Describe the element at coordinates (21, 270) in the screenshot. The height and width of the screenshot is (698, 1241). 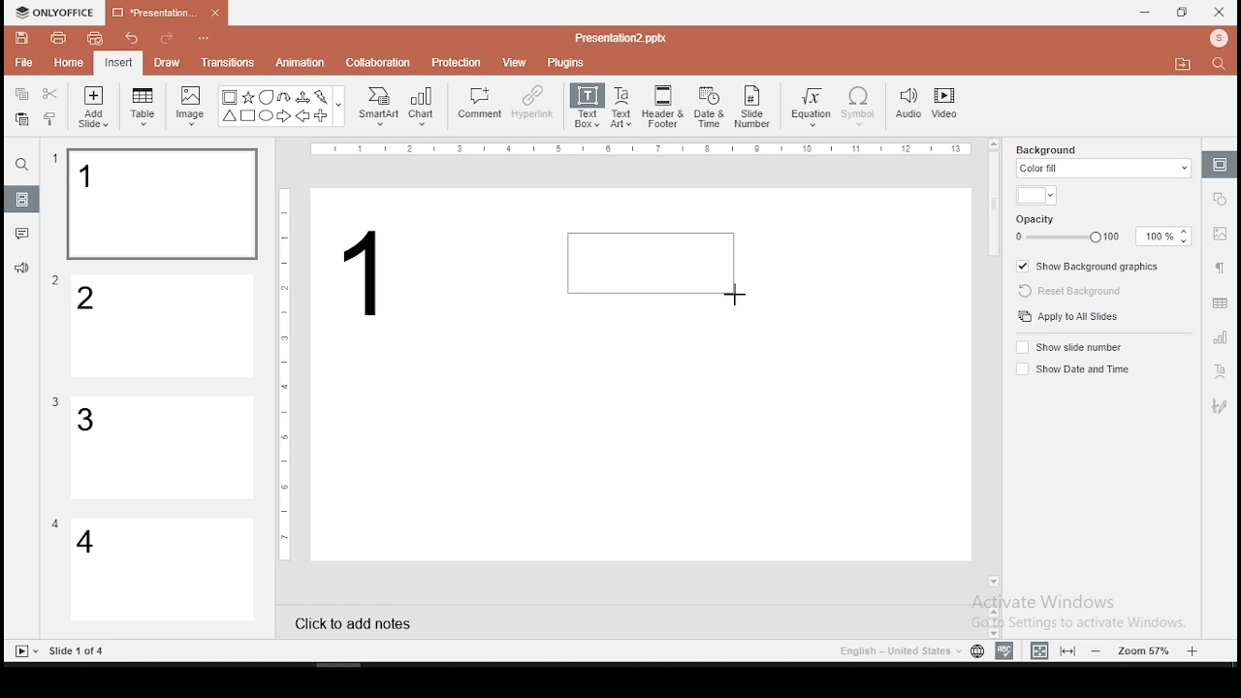
I see `support and feedback` at that location.